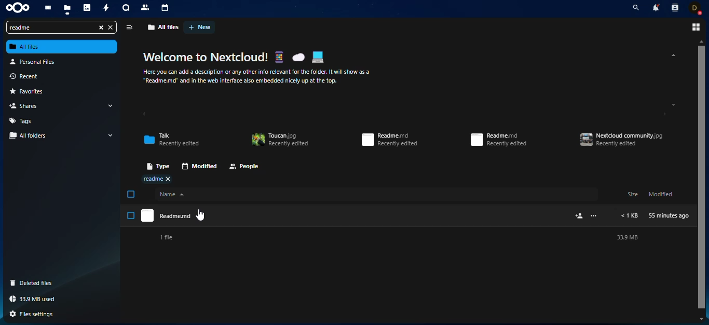 The height and width of the screenshot is (325, 709). Describe the element at coordinates (627, 237) in the screenshot. I see `339M8` at that location.